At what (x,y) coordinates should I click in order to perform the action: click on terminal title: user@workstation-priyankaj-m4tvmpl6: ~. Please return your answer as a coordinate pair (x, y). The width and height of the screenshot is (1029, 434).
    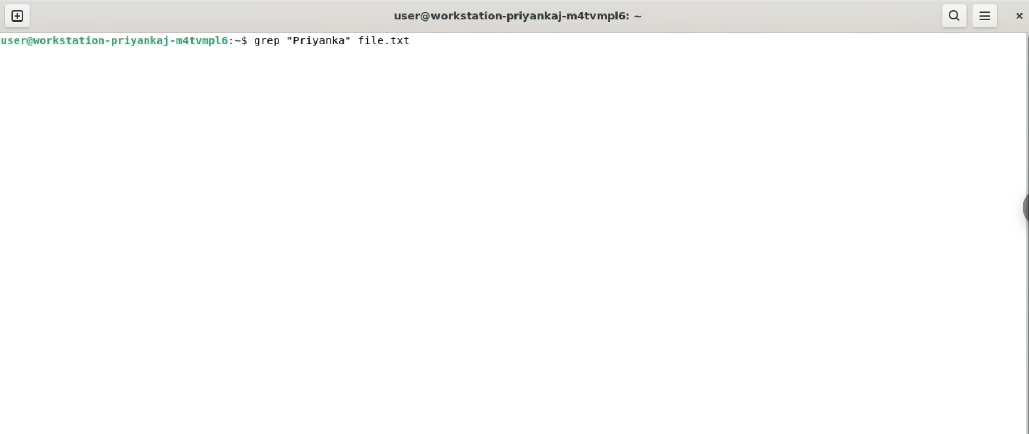
    Looking at the image, I should click on (522, 16).